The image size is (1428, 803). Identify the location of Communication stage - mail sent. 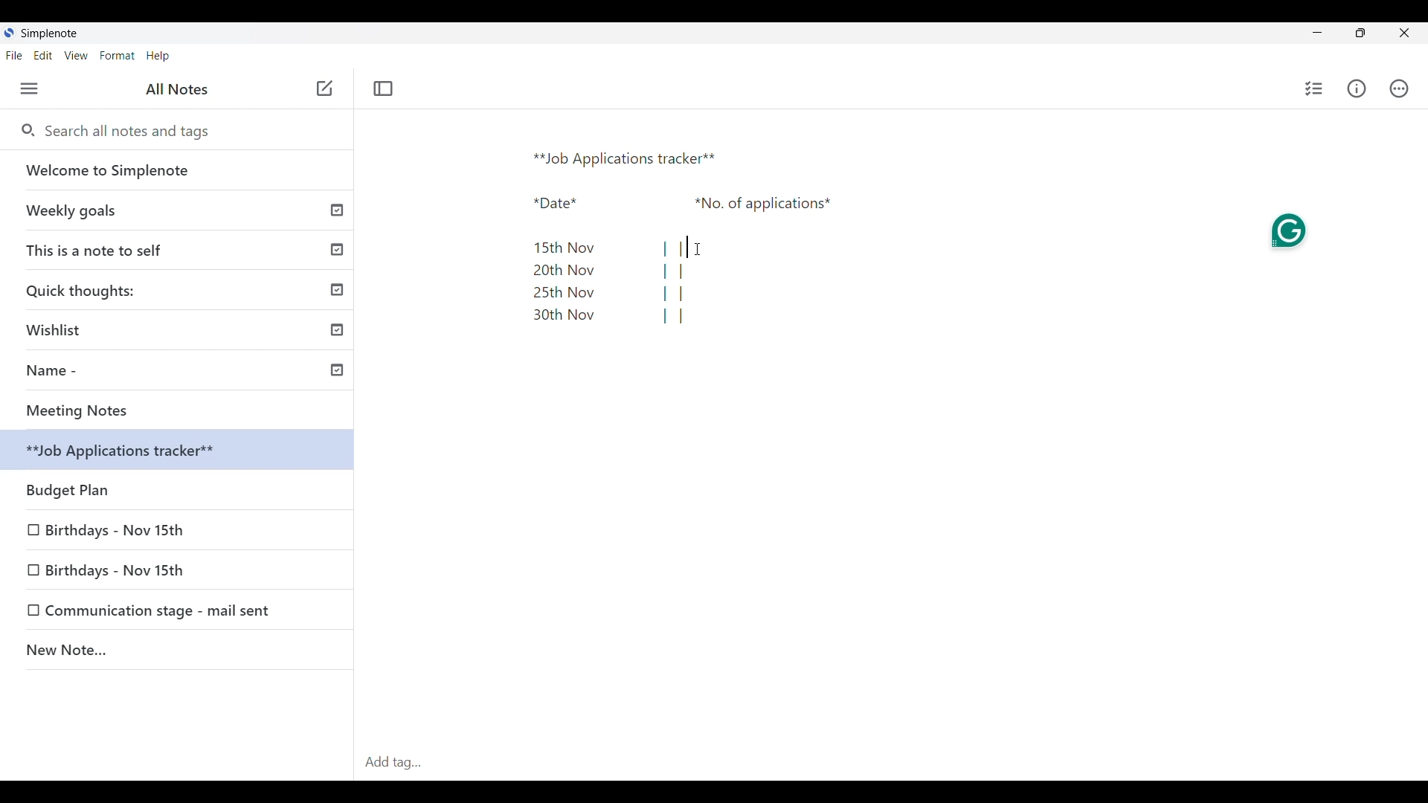
(163, 610).